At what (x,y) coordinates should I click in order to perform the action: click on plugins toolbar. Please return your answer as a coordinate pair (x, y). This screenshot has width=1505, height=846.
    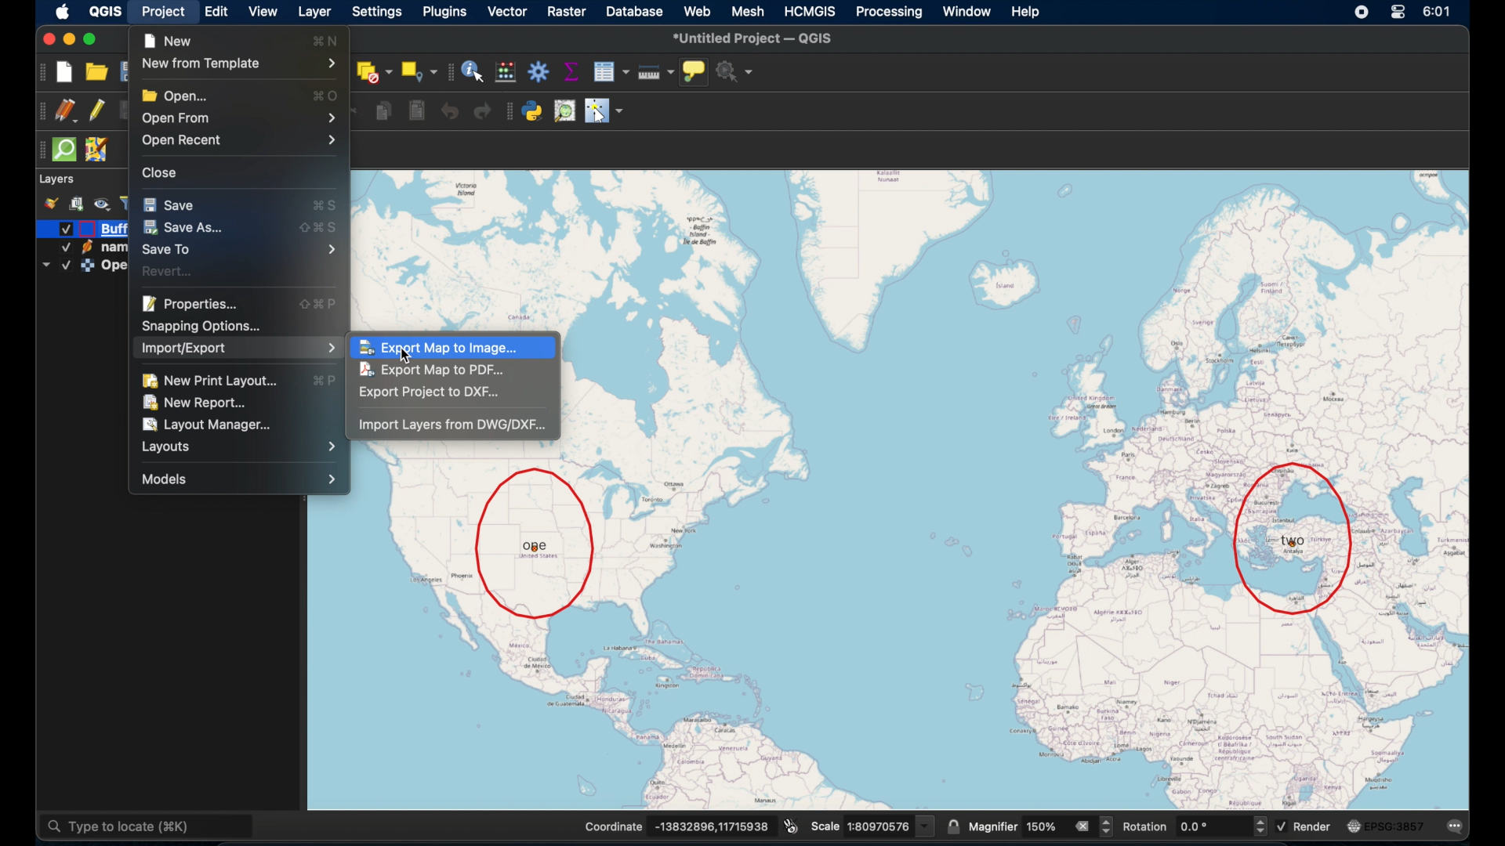
    Looking at the image, I should click on (507, 112).